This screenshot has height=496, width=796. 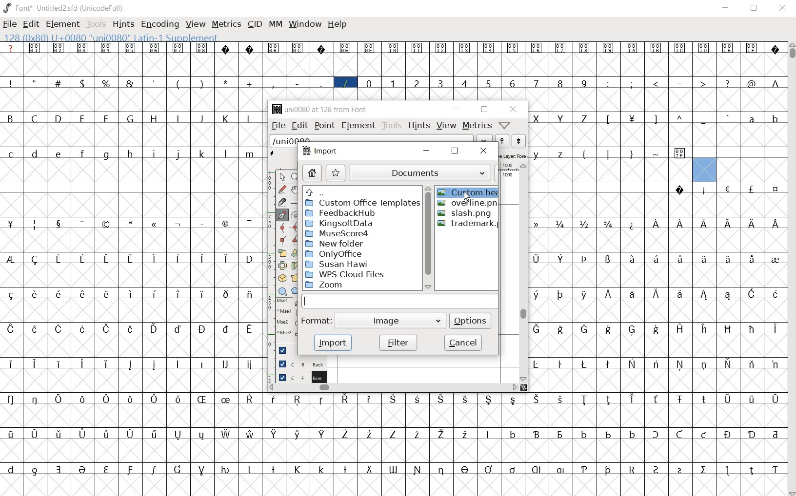 What do you see at coordinates (113, 37) in the screenshot?
I see `GLYPHY INFO` at bounding box center [113, 37].